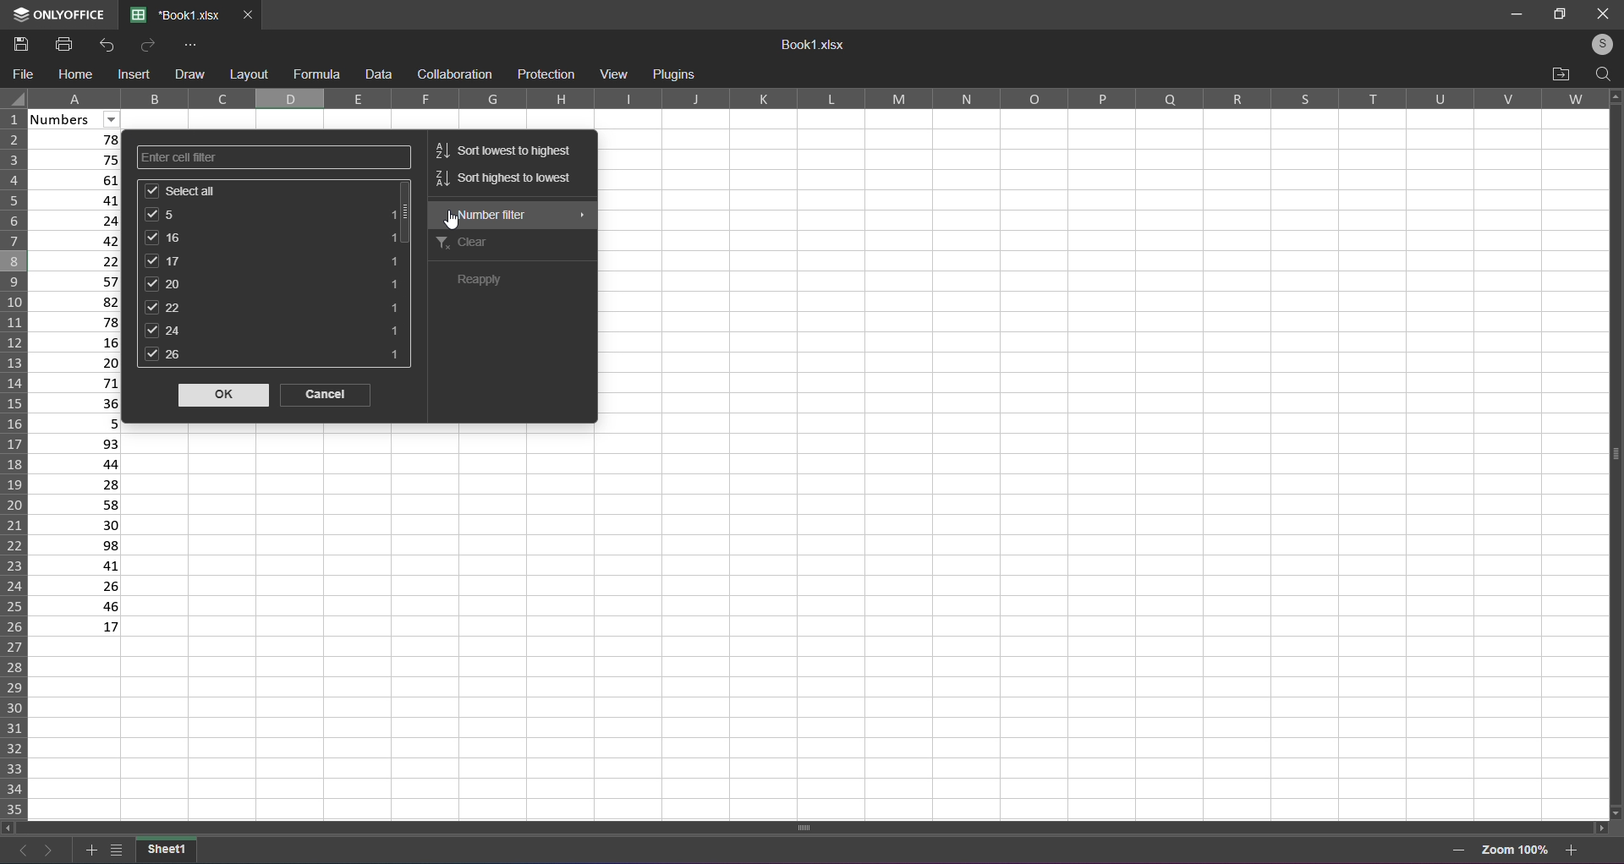 This screenshot has height=864, width=1624. Describe the element at coordinates (80, 383) in the screenshot. I see `71` at that location.